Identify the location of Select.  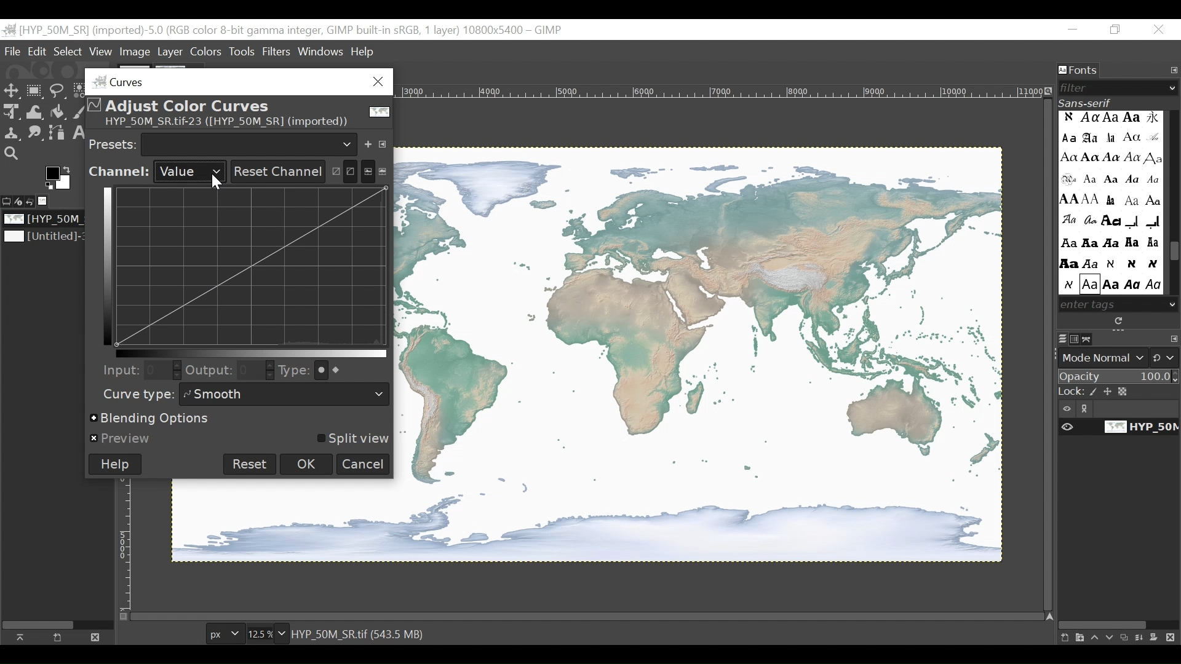
(68, 52).